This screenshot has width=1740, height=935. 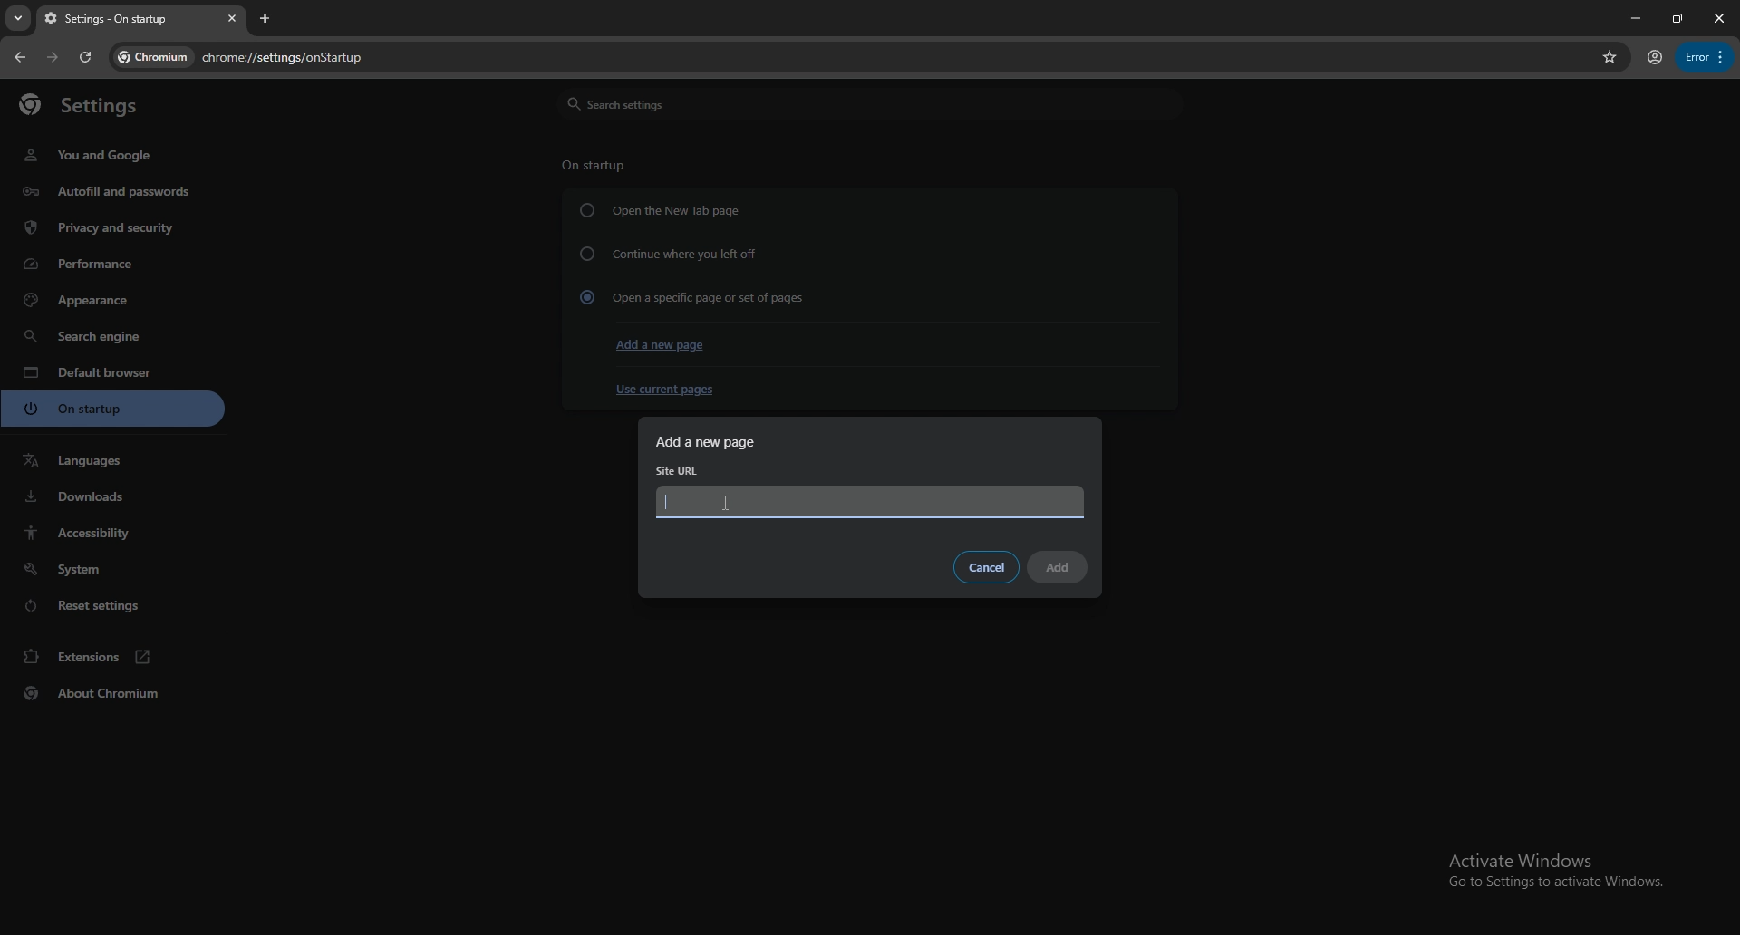 What do you see at coordinates (1609, 56) in the screenshot?
I see `favorites` at bounding box center [1609, 56].